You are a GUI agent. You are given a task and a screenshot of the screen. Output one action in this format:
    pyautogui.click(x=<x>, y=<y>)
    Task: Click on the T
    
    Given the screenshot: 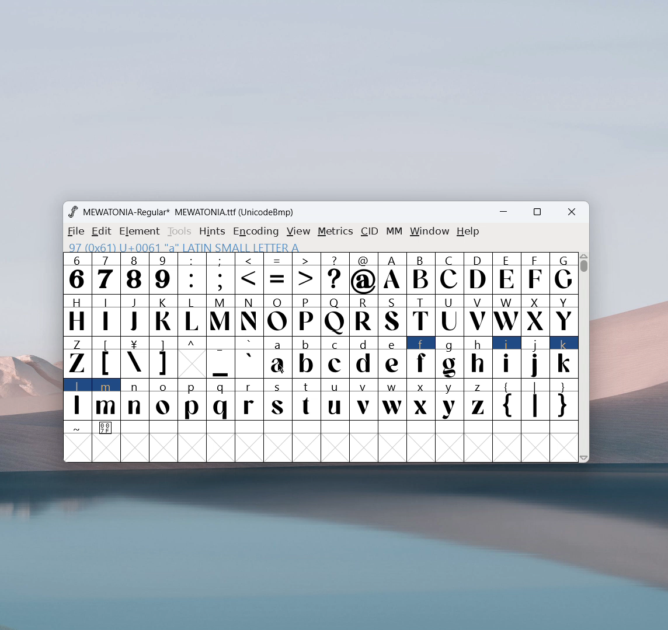 What is the action you would take?
    pyautogui.click(x=422, y=316)
    